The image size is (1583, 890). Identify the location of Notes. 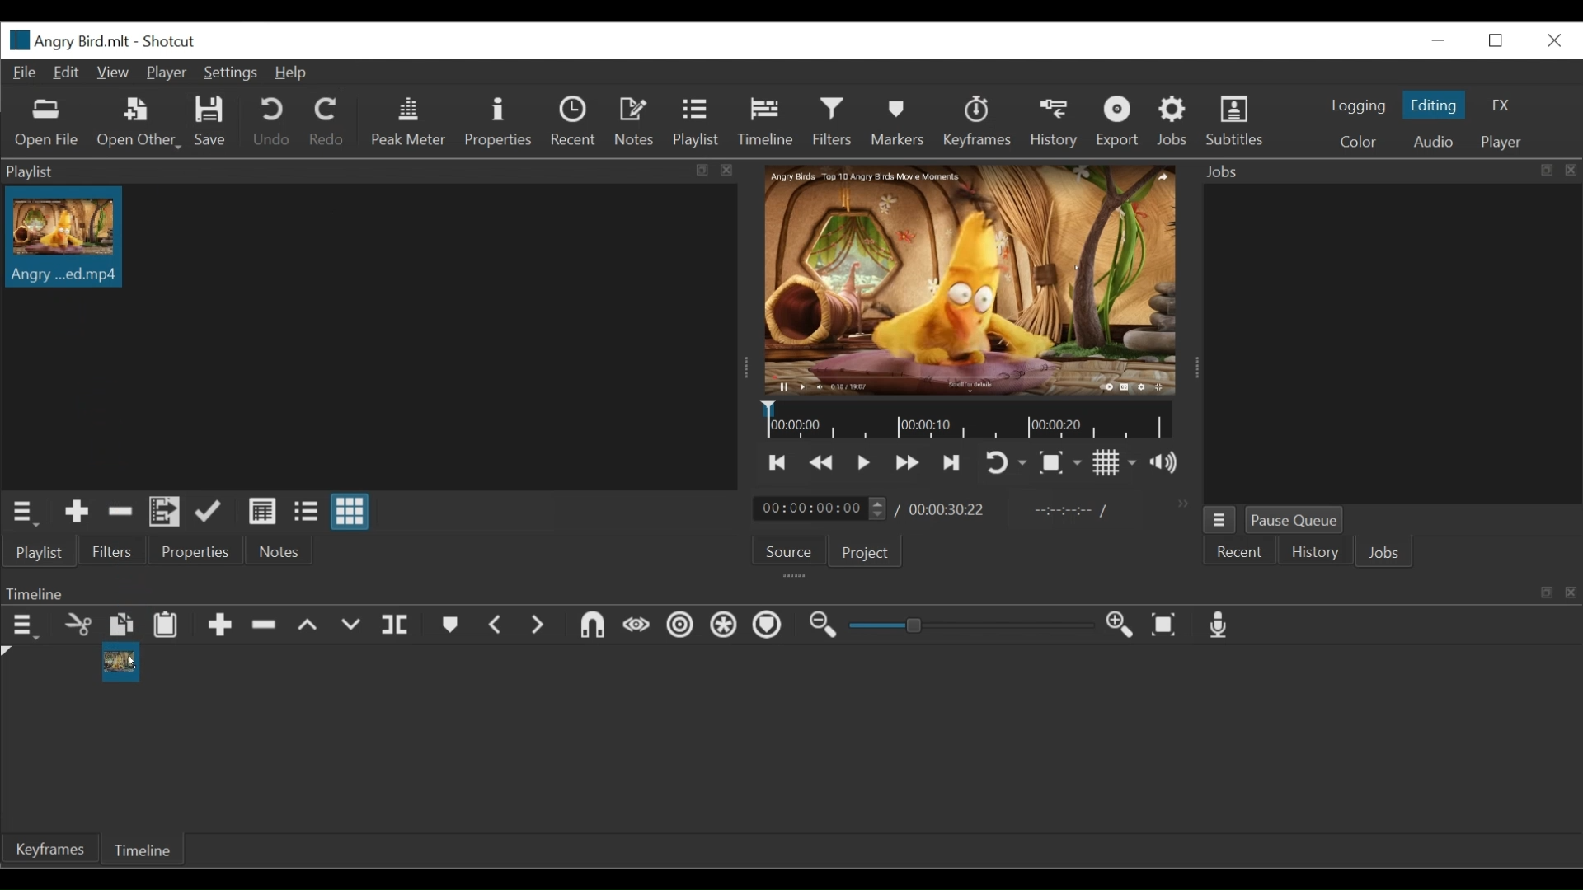
(636, 123).